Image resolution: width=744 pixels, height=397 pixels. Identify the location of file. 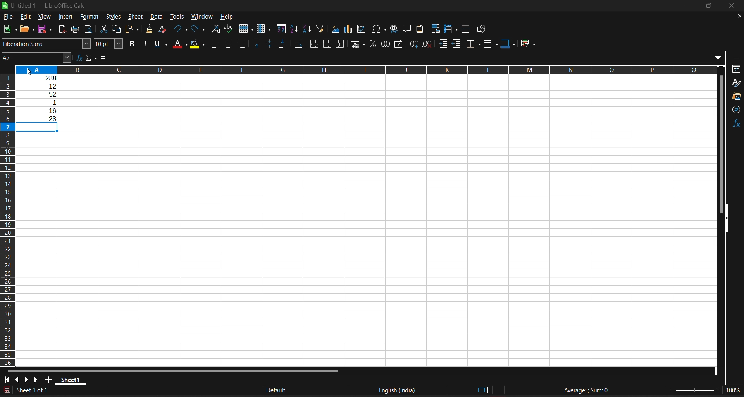
(8, 17).